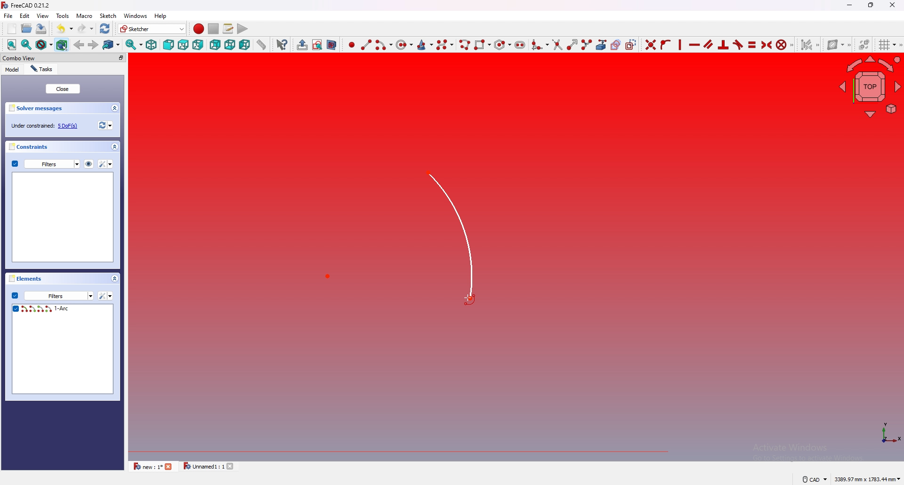 Image resolution: width=904 pixels, height=485 pixels. Describe the element at coordinates (115, 147) in the screenshot. I see `collapse` at that location.